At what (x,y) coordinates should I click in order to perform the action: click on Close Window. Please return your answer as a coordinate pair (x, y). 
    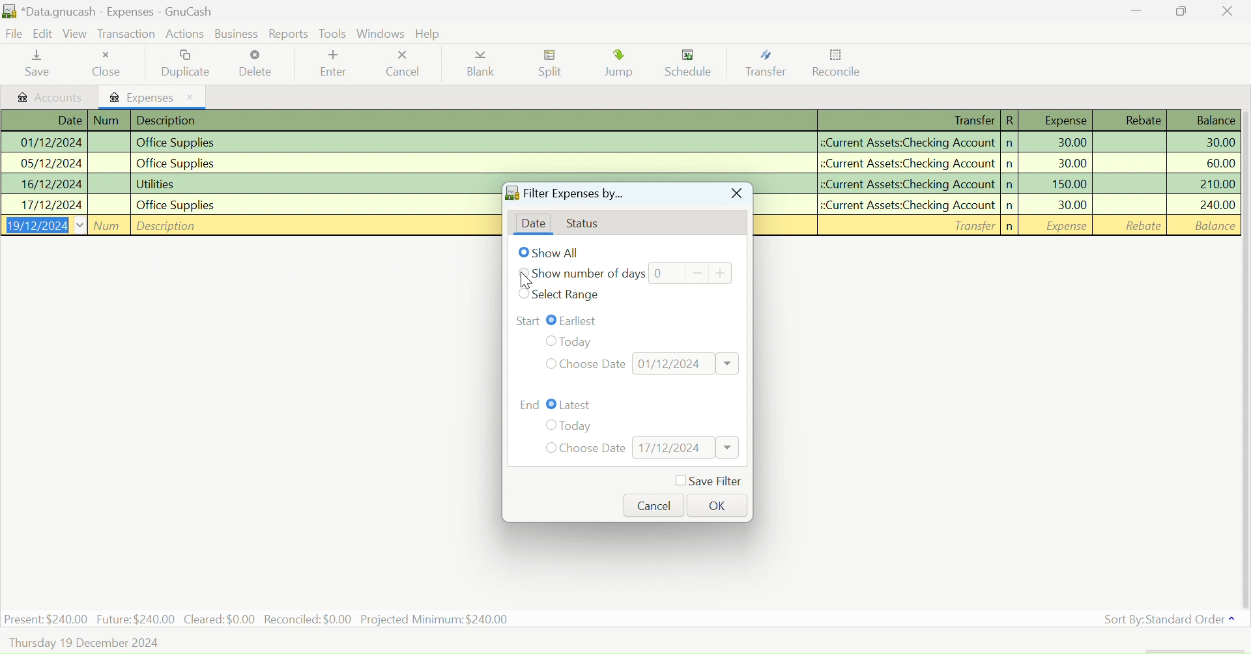
    Looking at the image, I should click on (1228, 10).